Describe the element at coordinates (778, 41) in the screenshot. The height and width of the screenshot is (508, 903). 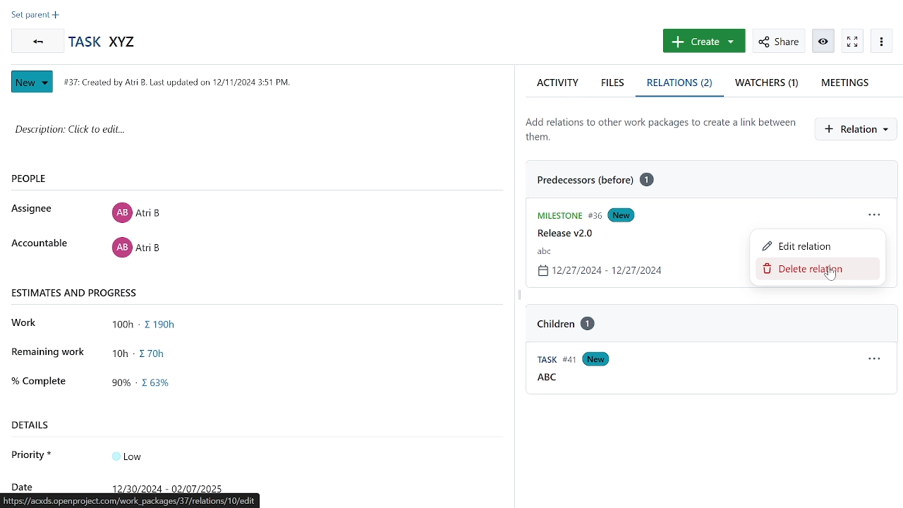
I see `share` at that location.